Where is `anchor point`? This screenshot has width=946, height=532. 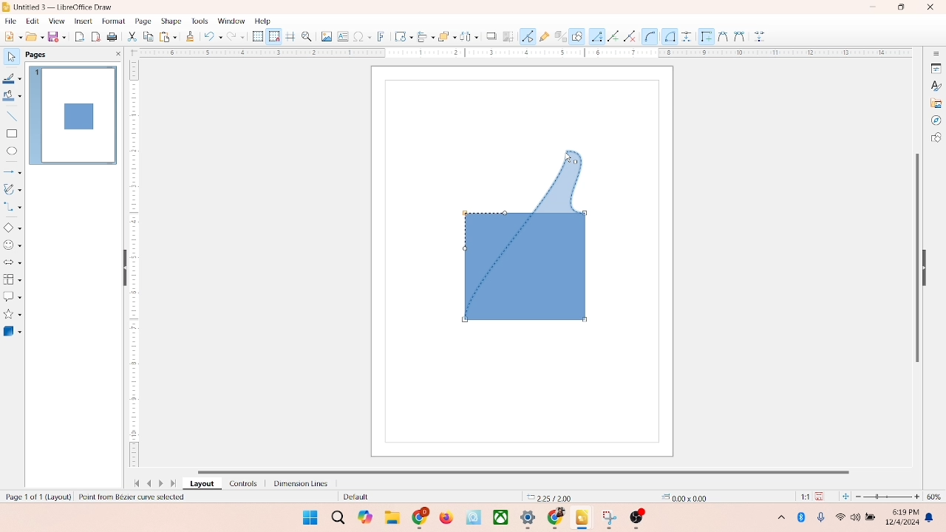
anchor point is located at coordinates (680, 496).